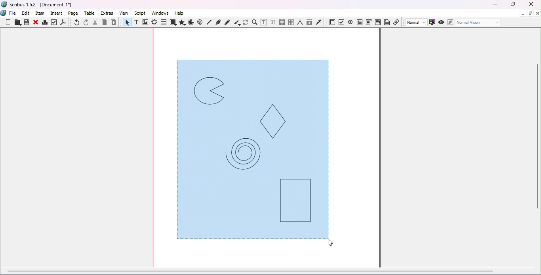  Describe the element at coordinates (254, 22) in the screenshot. I see `Zoom in or out` at that location.